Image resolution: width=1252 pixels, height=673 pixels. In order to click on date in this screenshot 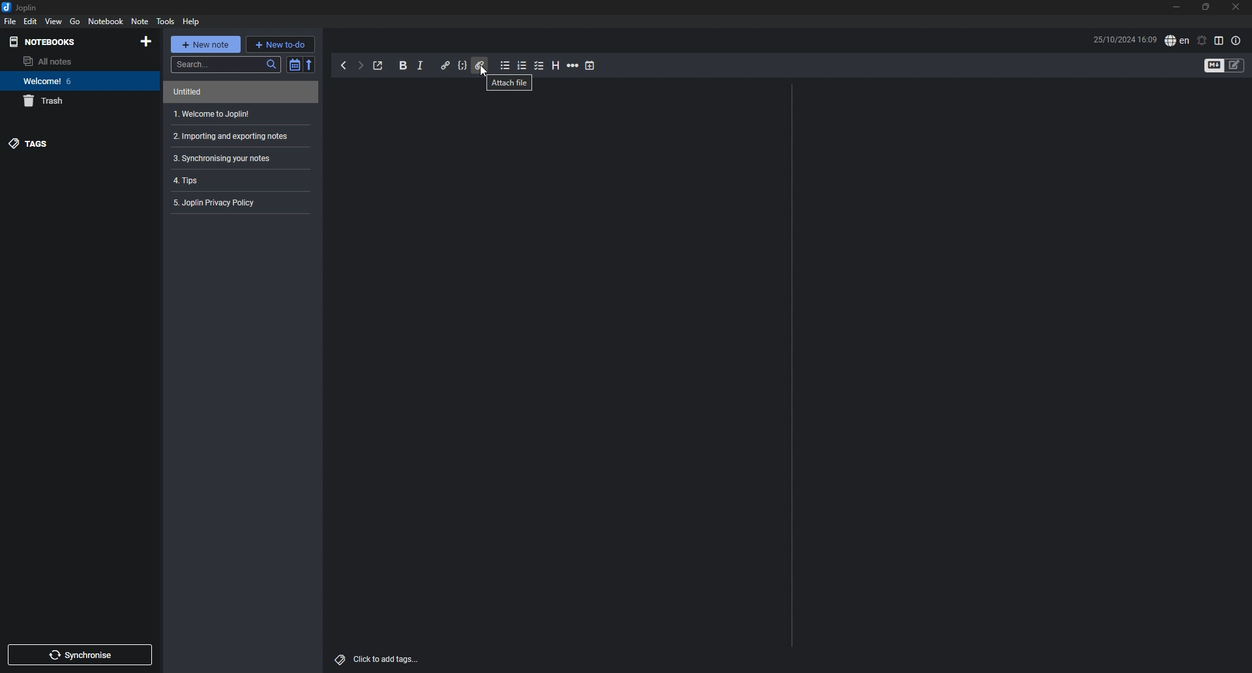, I will do `click(1124, 39)`.